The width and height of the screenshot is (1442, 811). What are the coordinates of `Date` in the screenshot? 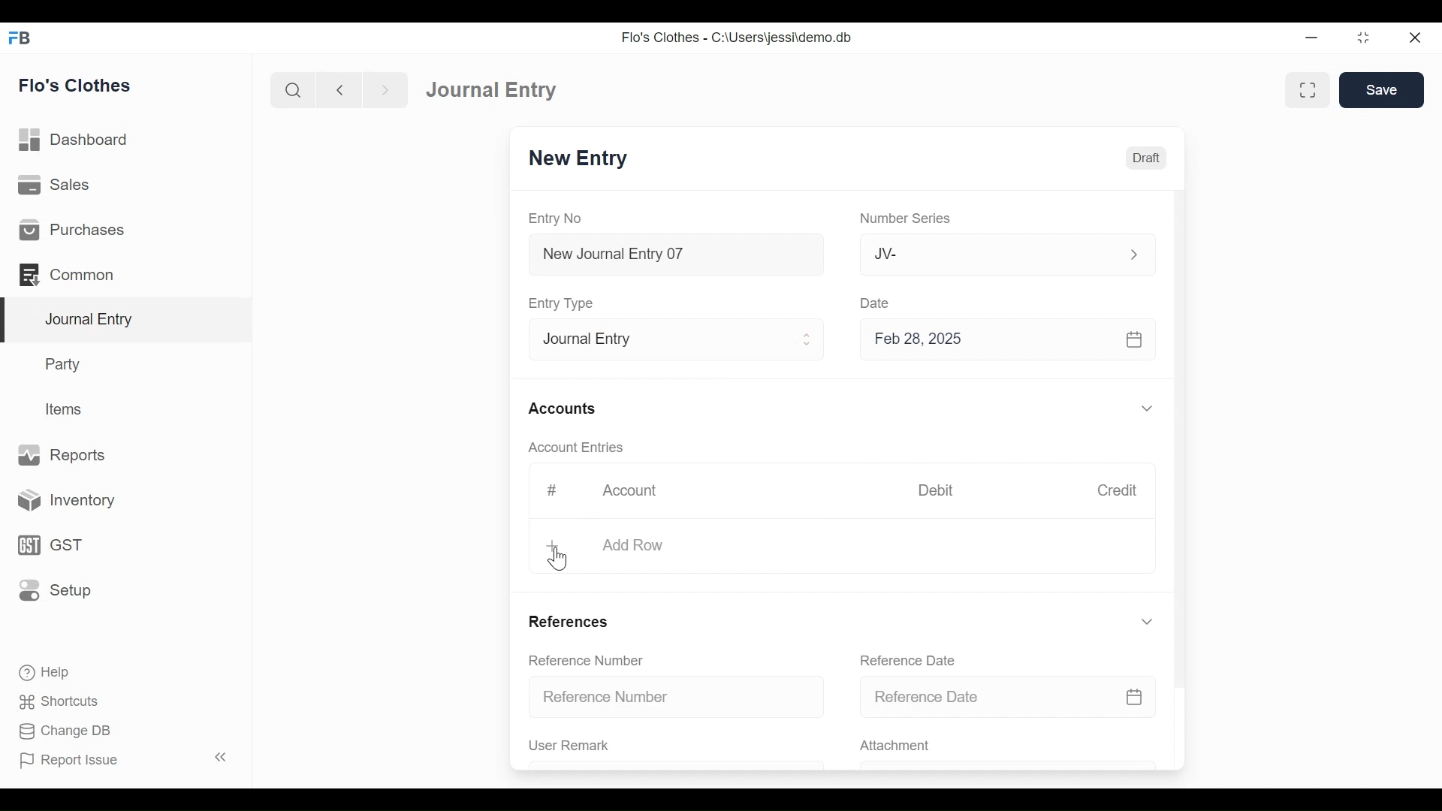 It's located at (879, 304).